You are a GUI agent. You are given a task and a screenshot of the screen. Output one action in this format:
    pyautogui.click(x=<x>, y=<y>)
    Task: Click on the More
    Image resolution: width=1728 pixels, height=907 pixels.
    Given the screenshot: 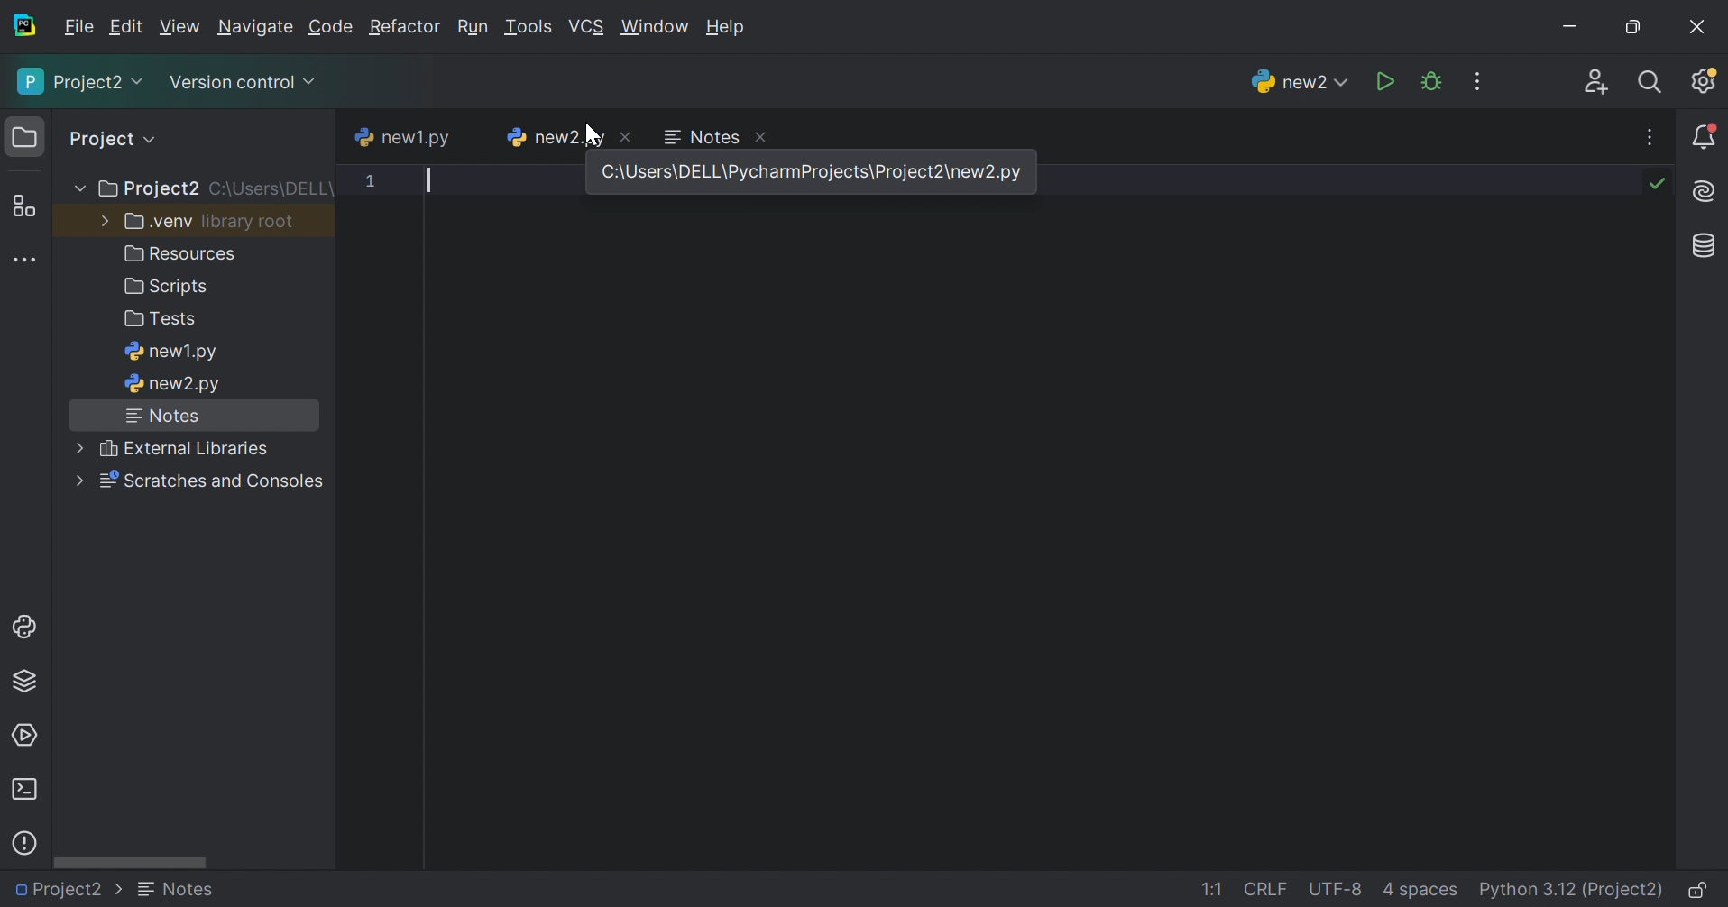 What is the action you would take?
    pyautogui.click(x=77, y=188)
    